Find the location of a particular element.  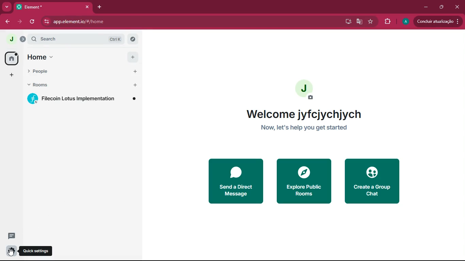

explore rooms is located at coordinates (133, 39).